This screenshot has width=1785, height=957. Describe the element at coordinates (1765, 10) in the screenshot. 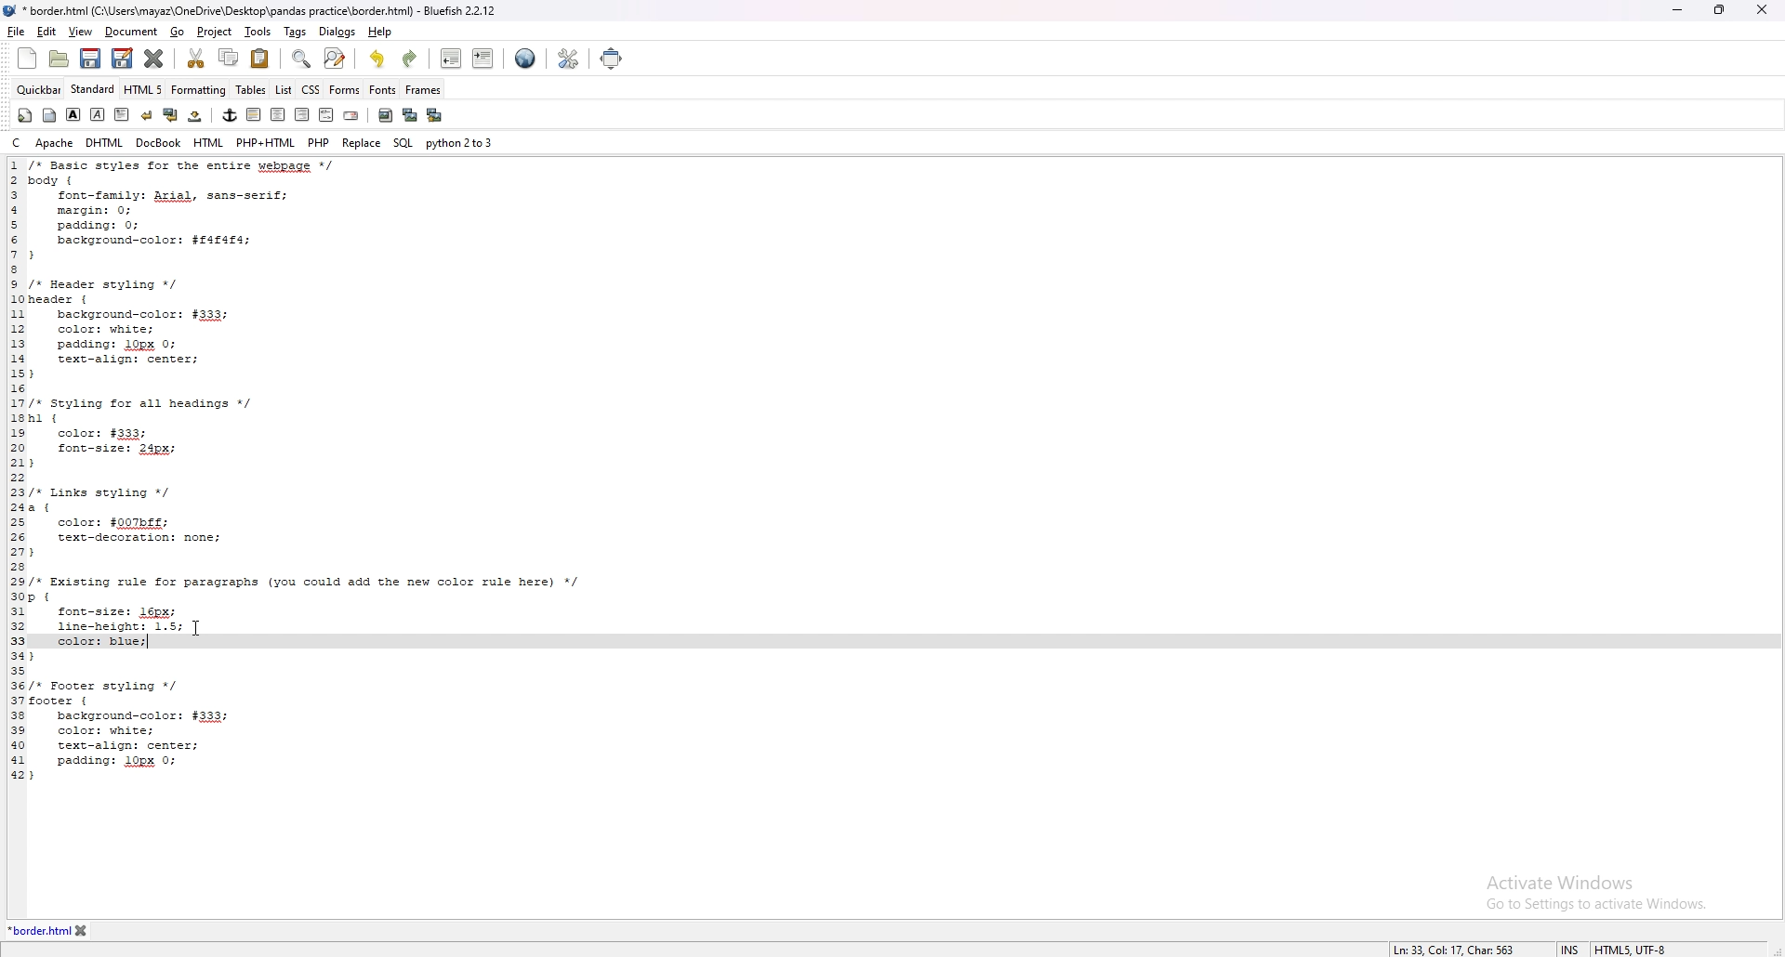

I see `close` at that location.